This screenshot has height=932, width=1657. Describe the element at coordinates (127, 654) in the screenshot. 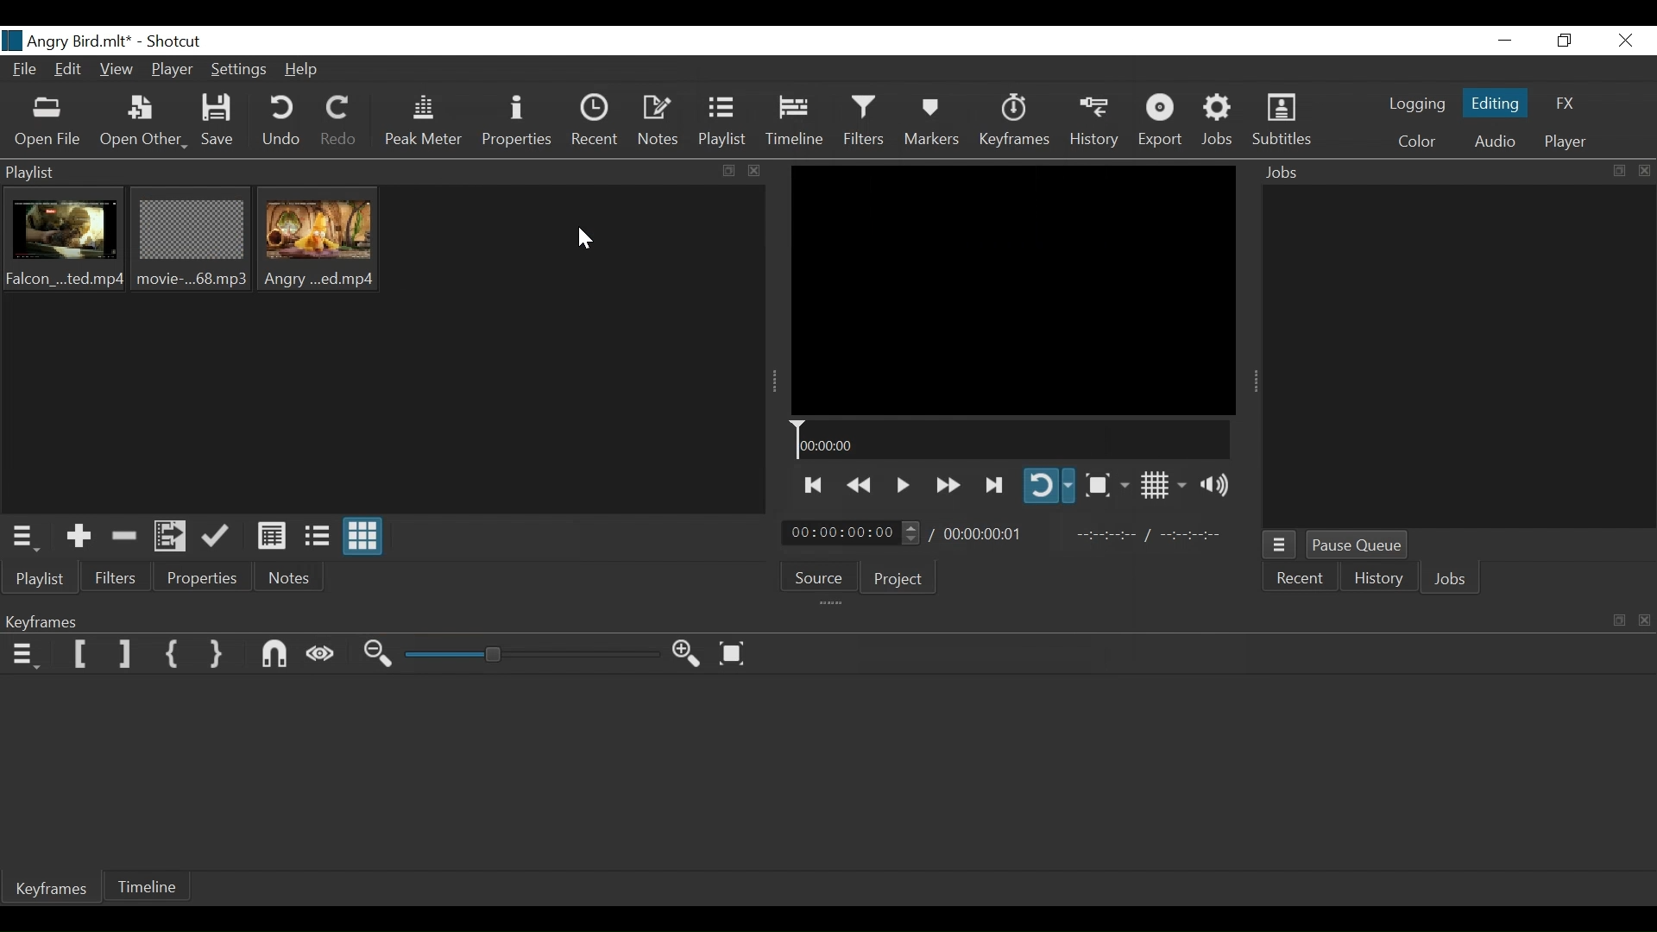

I see `Set Filter Last` at that location.